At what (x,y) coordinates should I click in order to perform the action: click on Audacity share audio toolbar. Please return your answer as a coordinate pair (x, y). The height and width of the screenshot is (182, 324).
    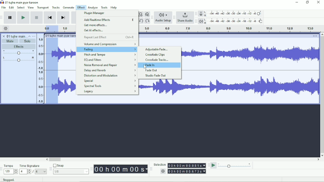
    Looking at the image, I should click on (174, 18).